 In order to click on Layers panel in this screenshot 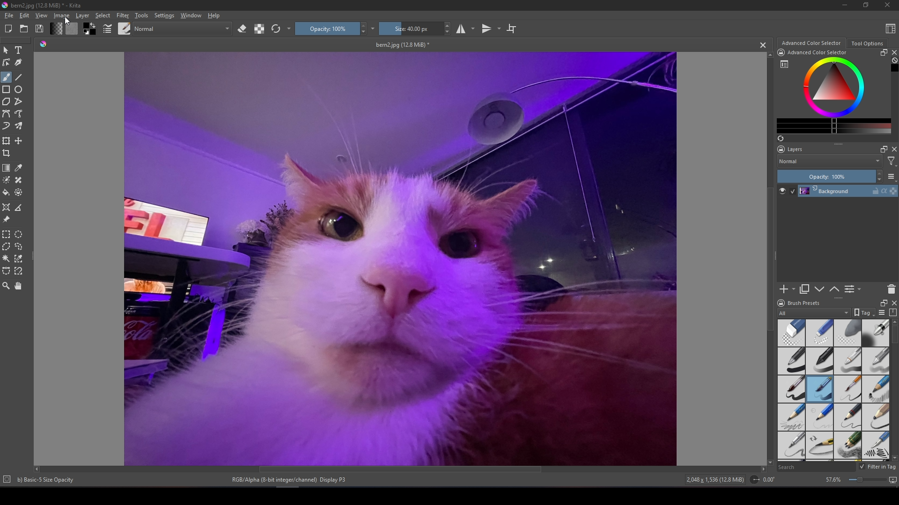, I will do `click(840, 239)`.